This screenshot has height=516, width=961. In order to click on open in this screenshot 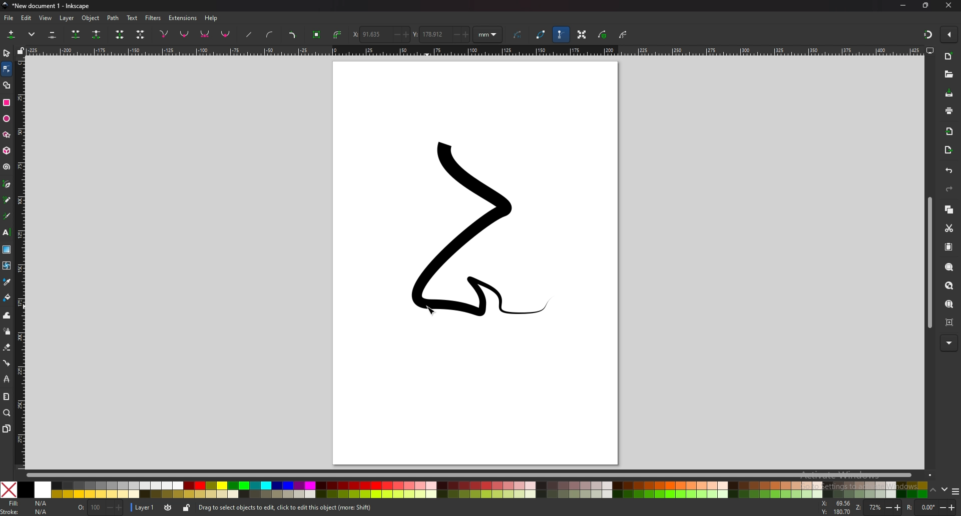, I will do `click(948, 74)`.